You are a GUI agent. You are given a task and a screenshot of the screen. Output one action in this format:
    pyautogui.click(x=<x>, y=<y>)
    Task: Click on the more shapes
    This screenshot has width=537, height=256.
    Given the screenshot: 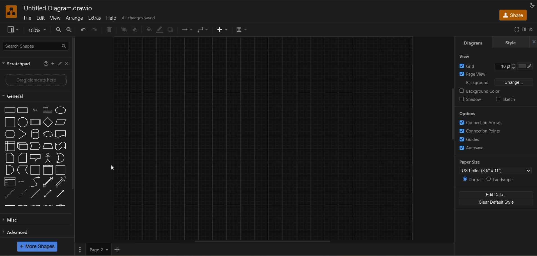 What is the action you would take?
    pyautogui.click(x=38, y=246)
    